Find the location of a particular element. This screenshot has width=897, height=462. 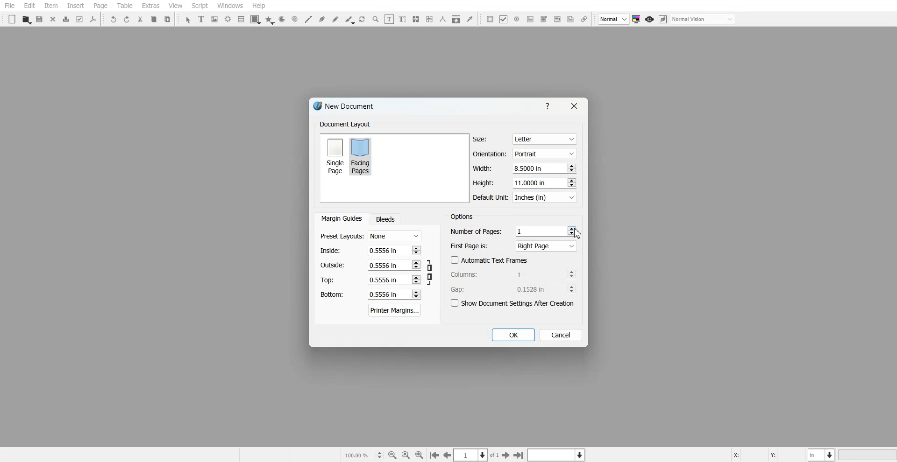

Close is located at coordinates (573, 106).